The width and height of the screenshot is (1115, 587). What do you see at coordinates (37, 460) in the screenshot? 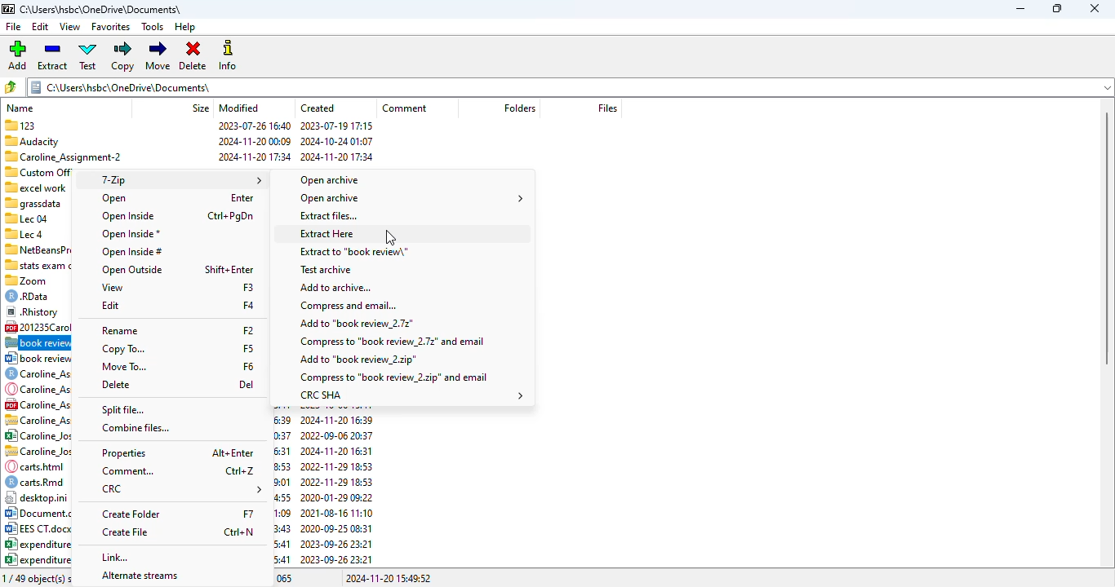
I see `file names` at bounding box center [37, 460].